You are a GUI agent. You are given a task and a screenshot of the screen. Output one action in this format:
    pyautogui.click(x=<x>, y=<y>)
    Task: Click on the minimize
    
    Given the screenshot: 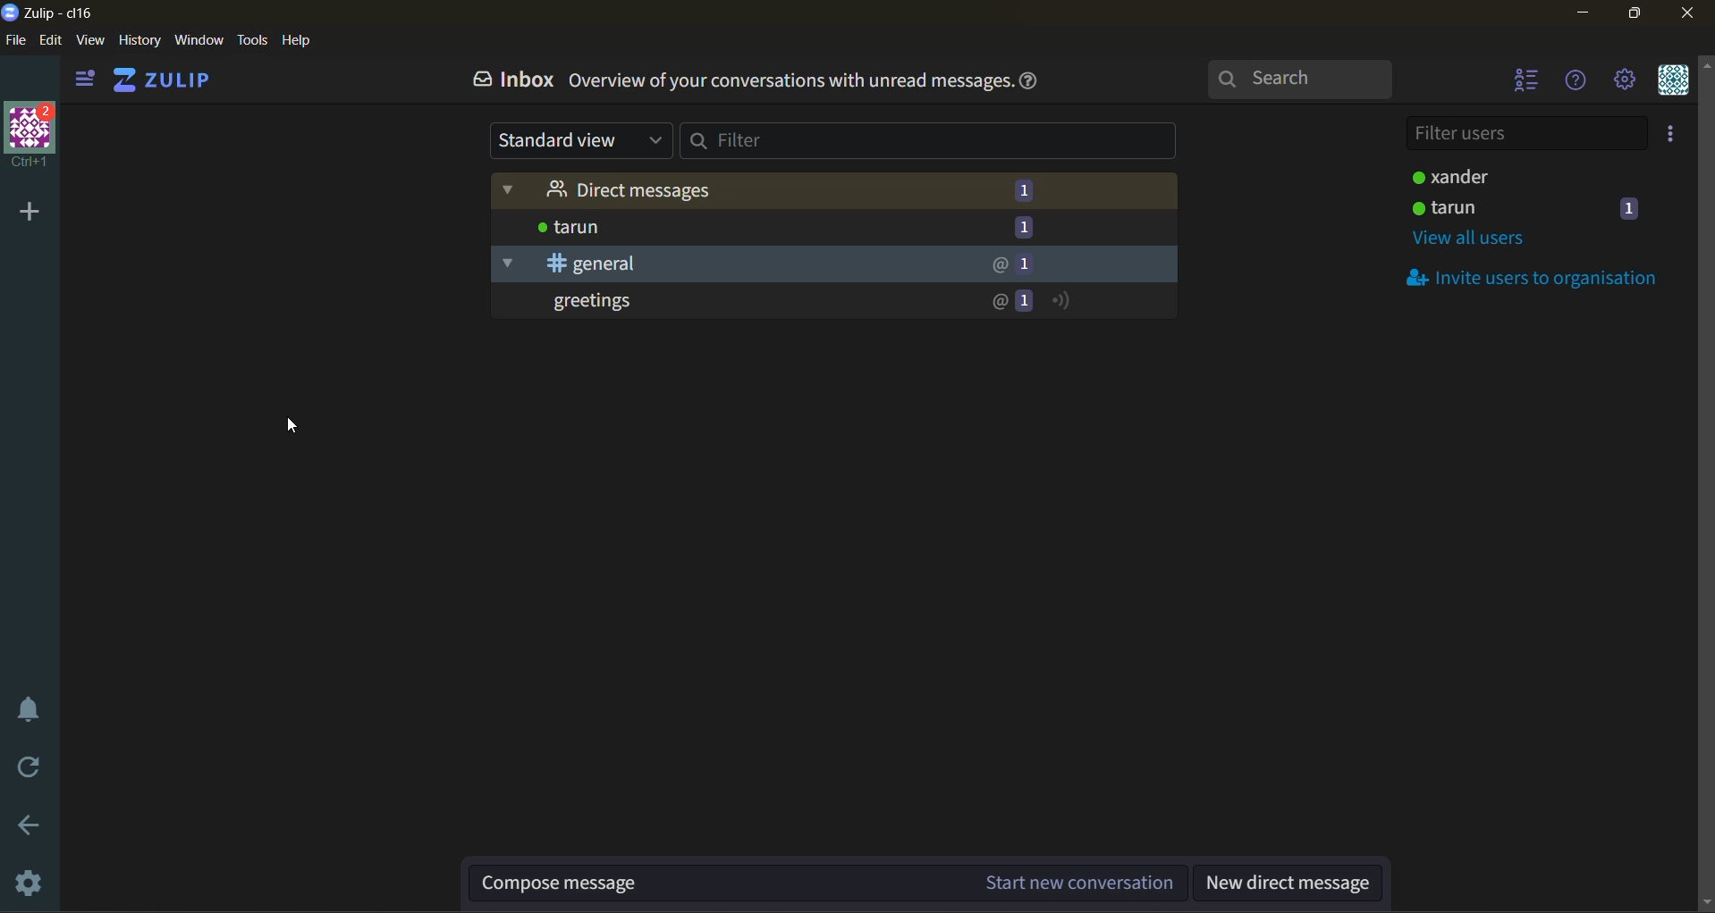 What is the action you would take?
    pyautogui.click(x=1586, y=18)
    